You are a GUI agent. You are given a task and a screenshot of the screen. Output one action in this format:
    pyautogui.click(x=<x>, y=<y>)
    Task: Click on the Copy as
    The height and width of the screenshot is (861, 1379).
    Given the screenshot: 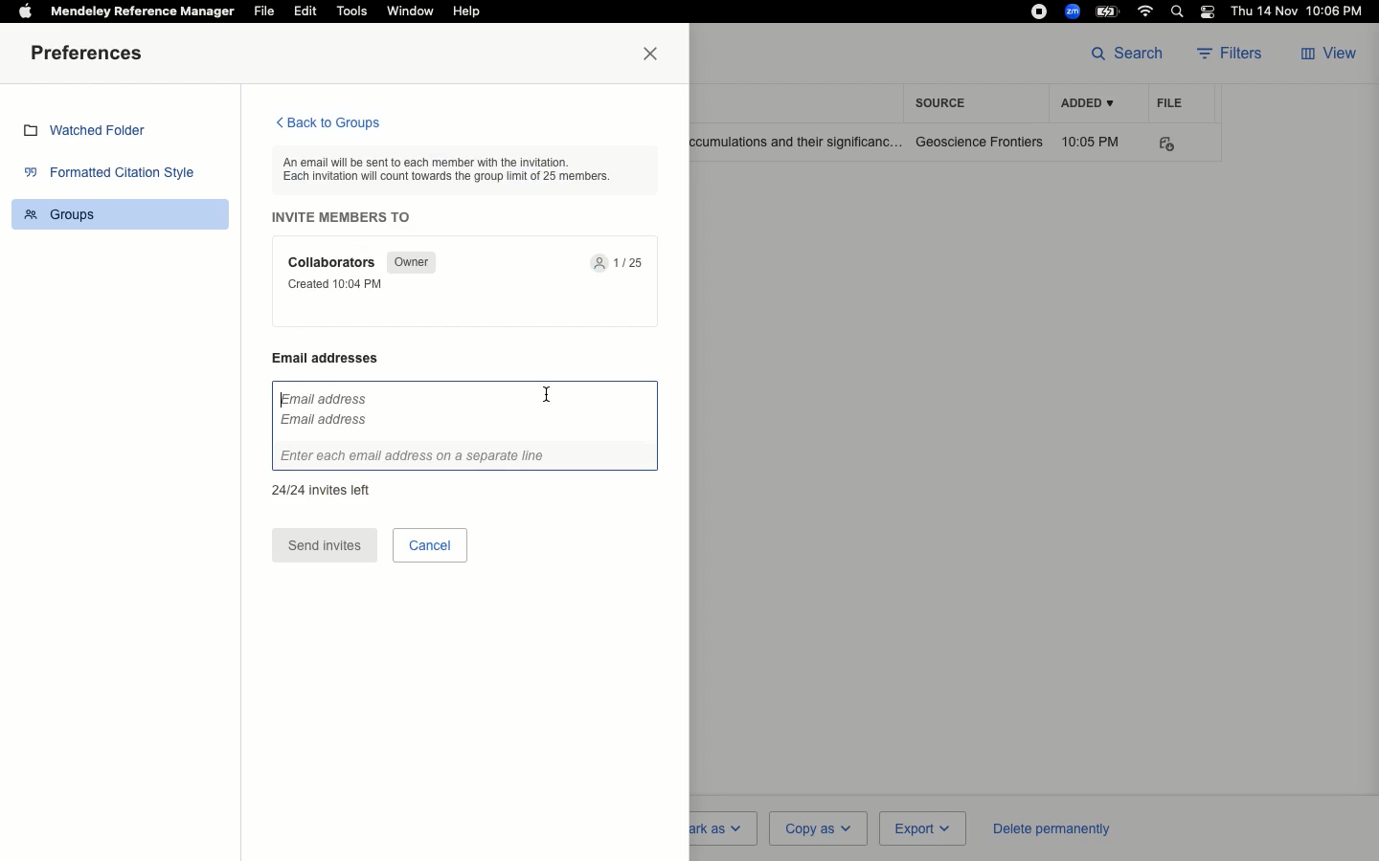 What is the action you would take?
    pyautogui.click(x=817, y=828)
    